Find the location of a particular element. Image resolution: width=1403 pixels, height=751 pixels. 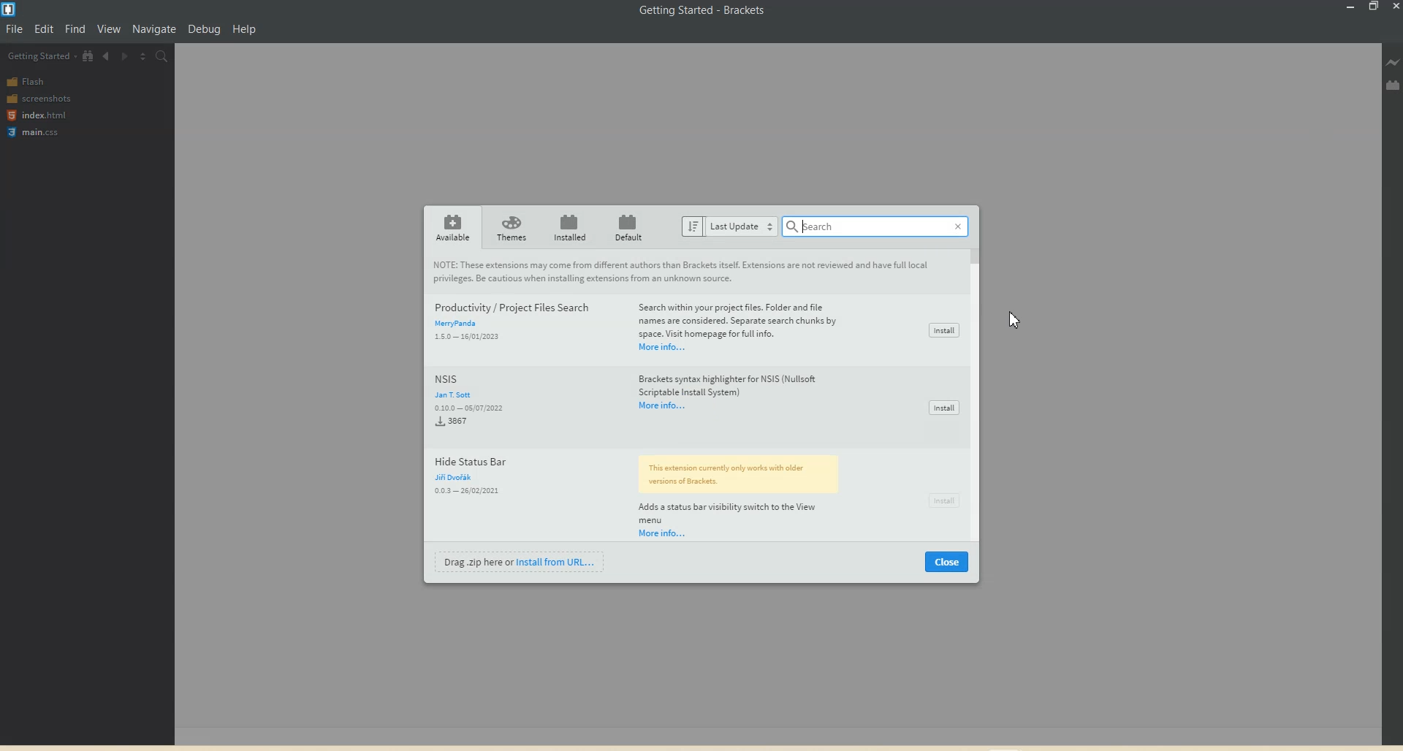

View is located at coordinates (110, 28).